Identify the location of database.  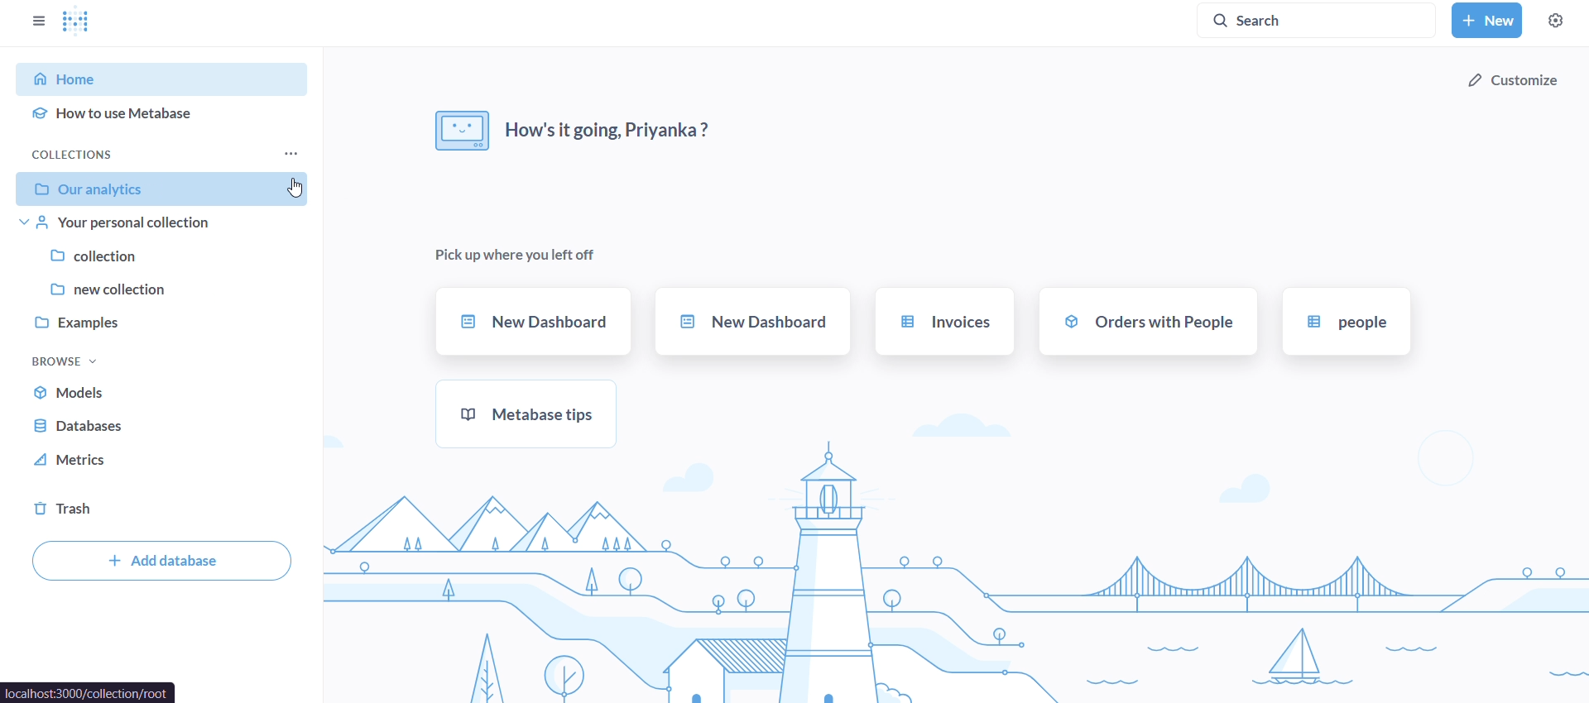
(87, 429).